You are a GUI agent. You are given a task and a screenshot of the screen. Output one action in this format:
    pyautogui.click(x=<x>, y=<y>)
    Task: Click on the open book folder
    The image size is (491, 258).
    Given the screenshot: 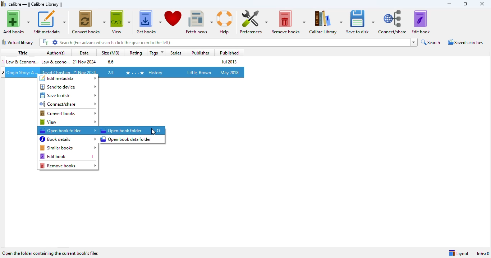 What is the action you would take?
    pyautogui.click(x=121, y=130)
    